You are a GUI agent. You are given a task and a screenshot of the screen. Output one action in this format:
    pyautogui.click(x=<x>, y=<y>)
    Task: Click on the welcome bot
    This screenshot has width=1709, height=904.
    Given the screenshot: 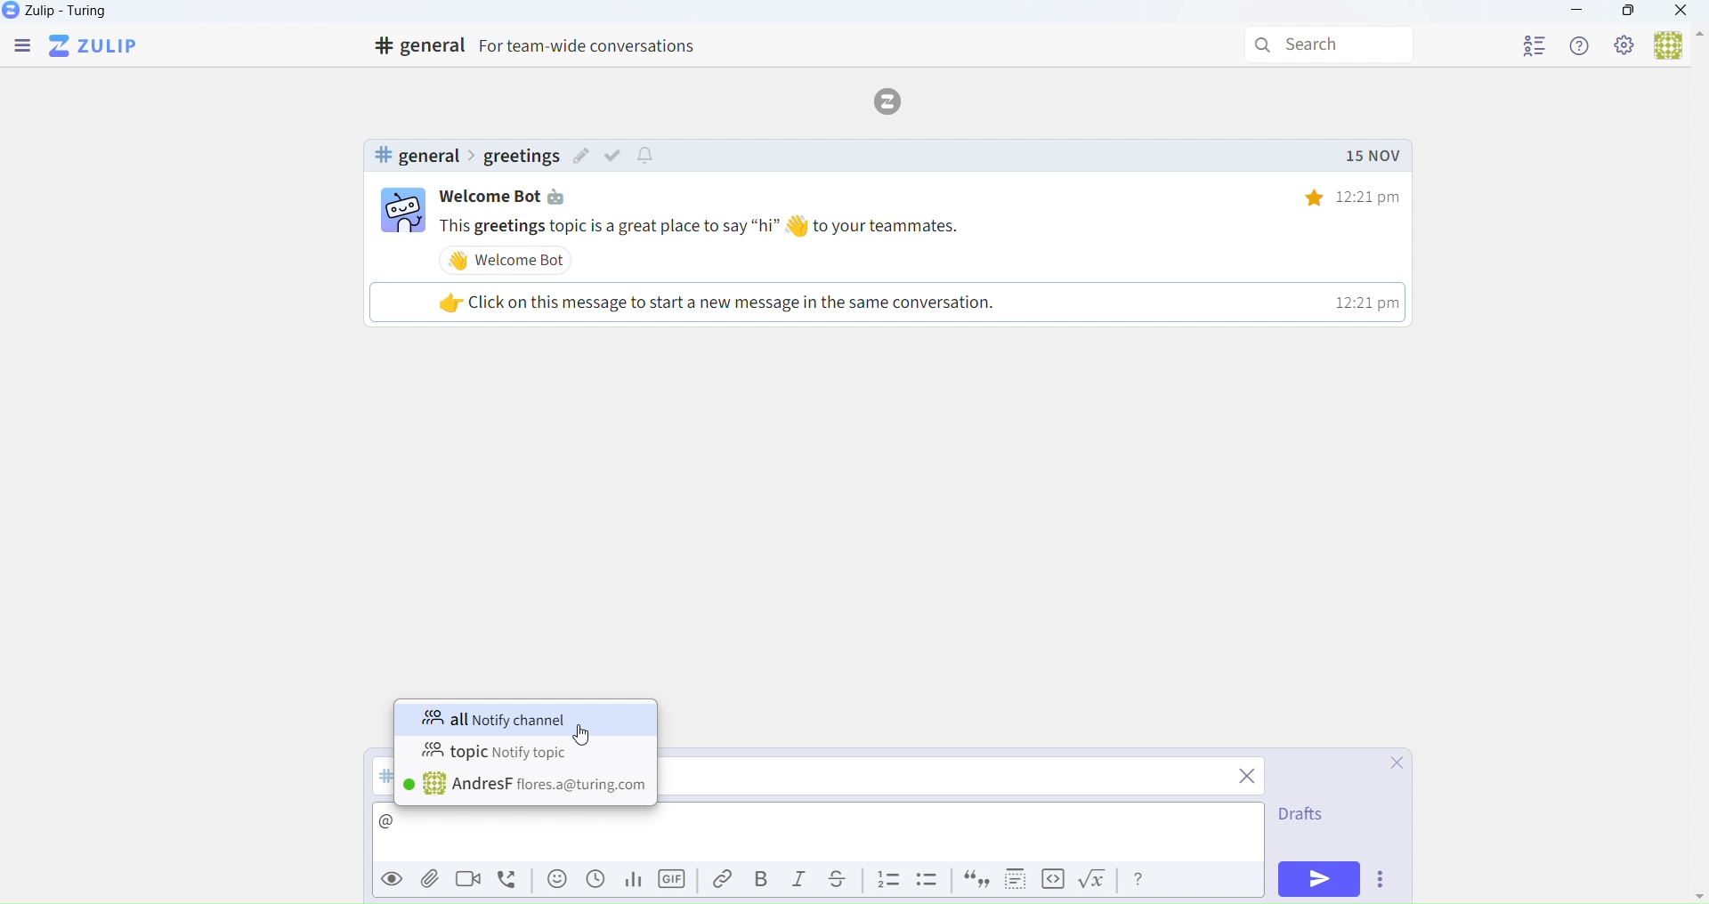 What is the action you would take?
    pyautogui.click(x=511, y=260)
    